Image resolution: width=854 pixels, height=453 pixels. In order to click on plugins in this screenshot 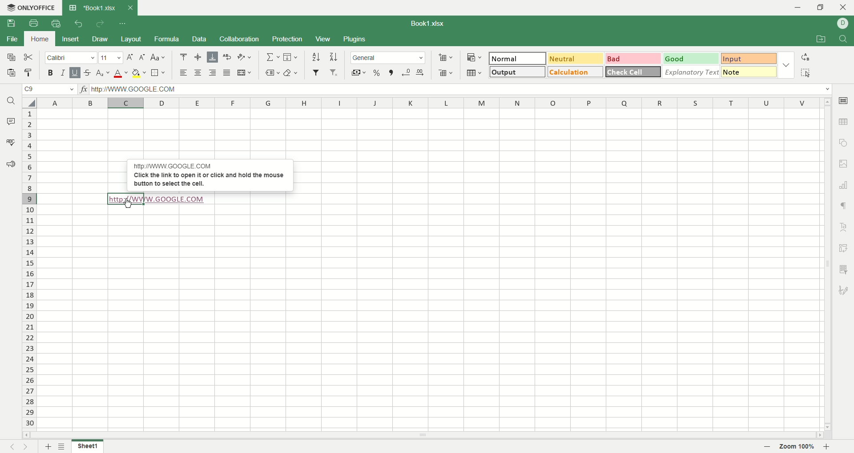, I will do `click(354, 39)`.